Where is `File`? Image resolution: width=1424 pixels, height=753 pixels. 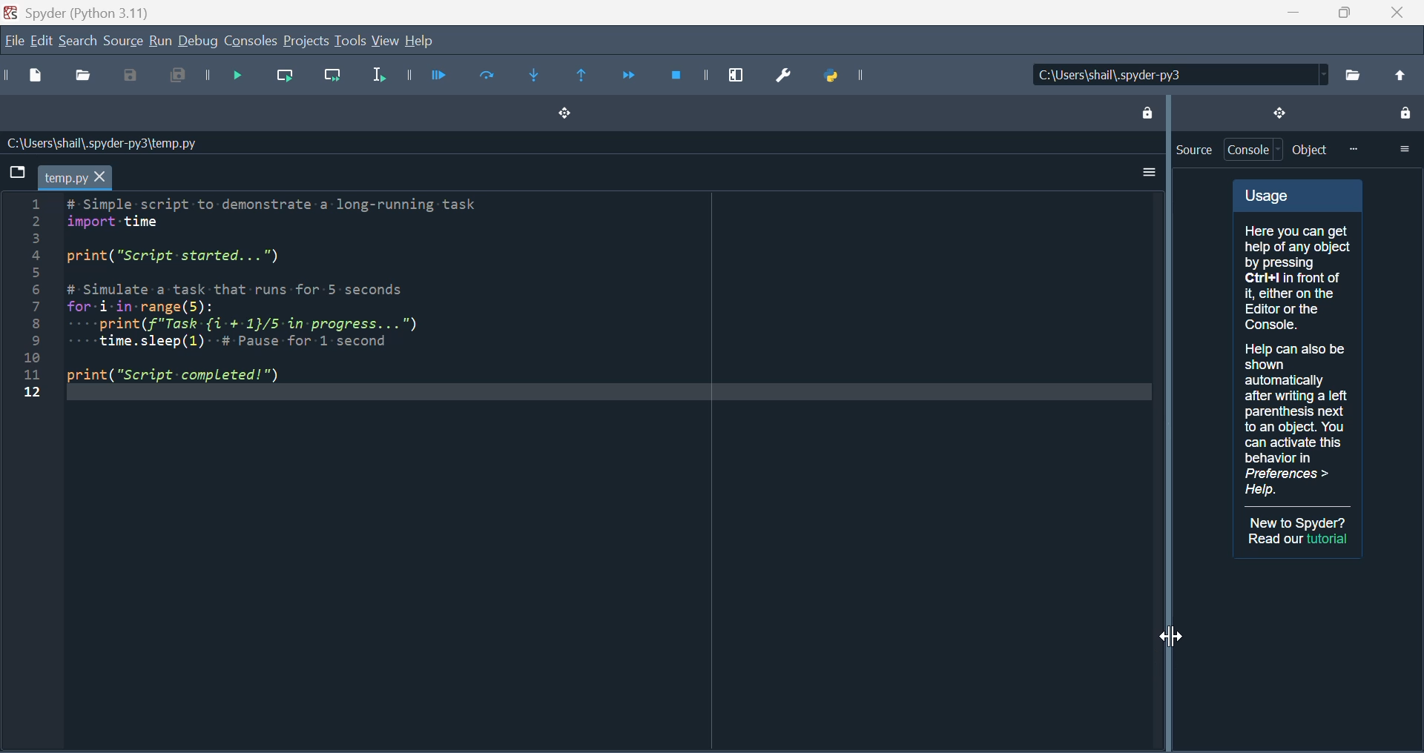 File is located at coordinates (13, 42).